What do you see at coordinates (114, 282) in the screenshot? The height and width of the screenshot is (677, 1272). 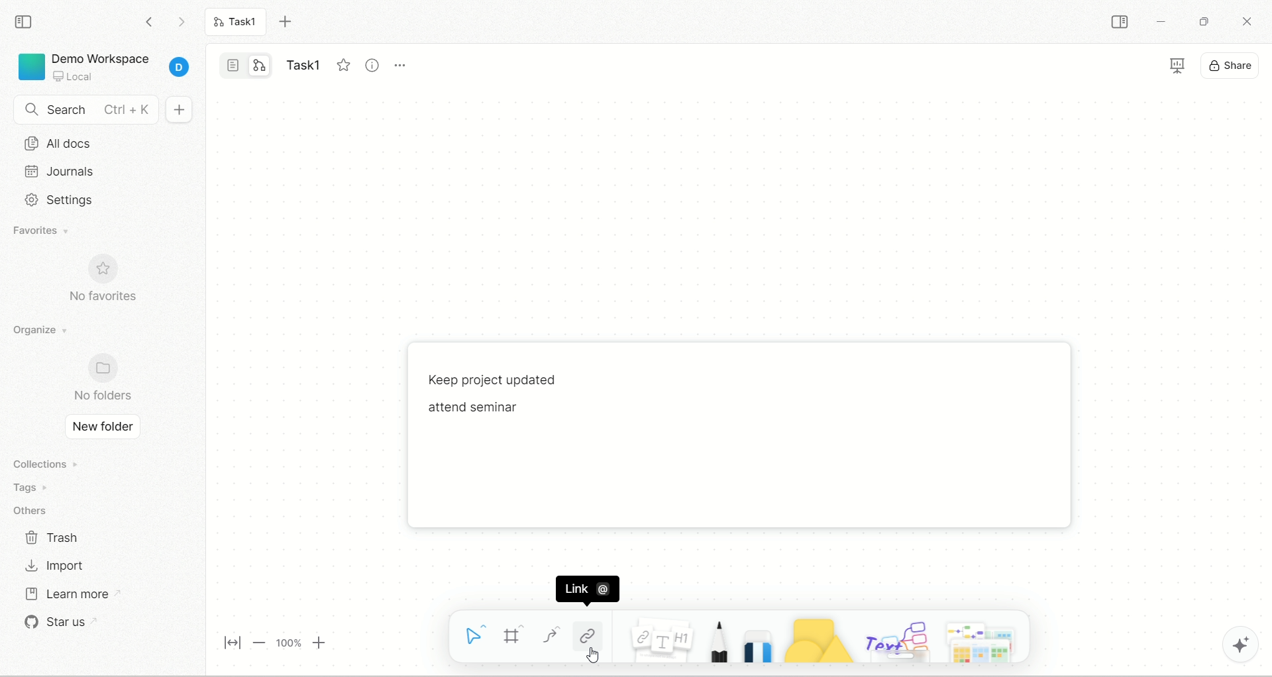 I see `no favorites` at bounding box center [114, 282].